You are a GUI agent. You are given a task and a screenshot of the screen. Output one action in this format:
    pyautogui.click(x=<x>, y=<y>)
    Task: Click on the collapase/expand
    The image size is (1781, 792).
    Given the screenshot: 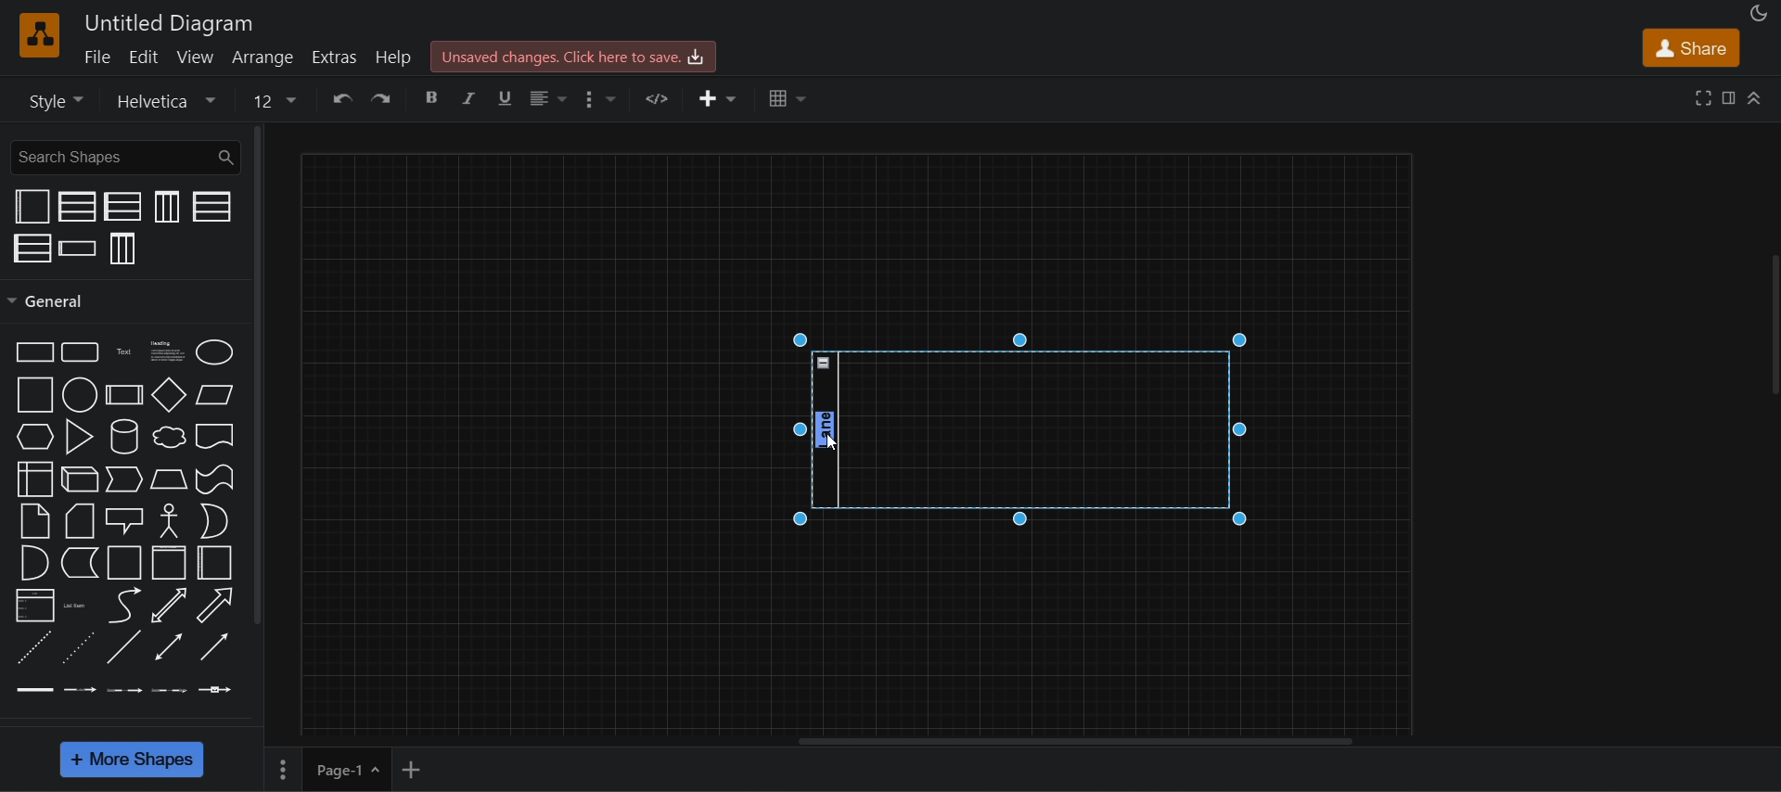 What is the action you would take?
    pyautogui.click(x=1755, y=98)
    